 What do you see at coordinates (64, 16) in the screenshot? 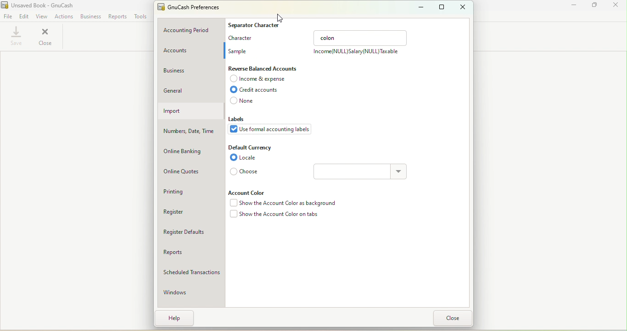
I see `Actions` at bounding box center [64, 16].